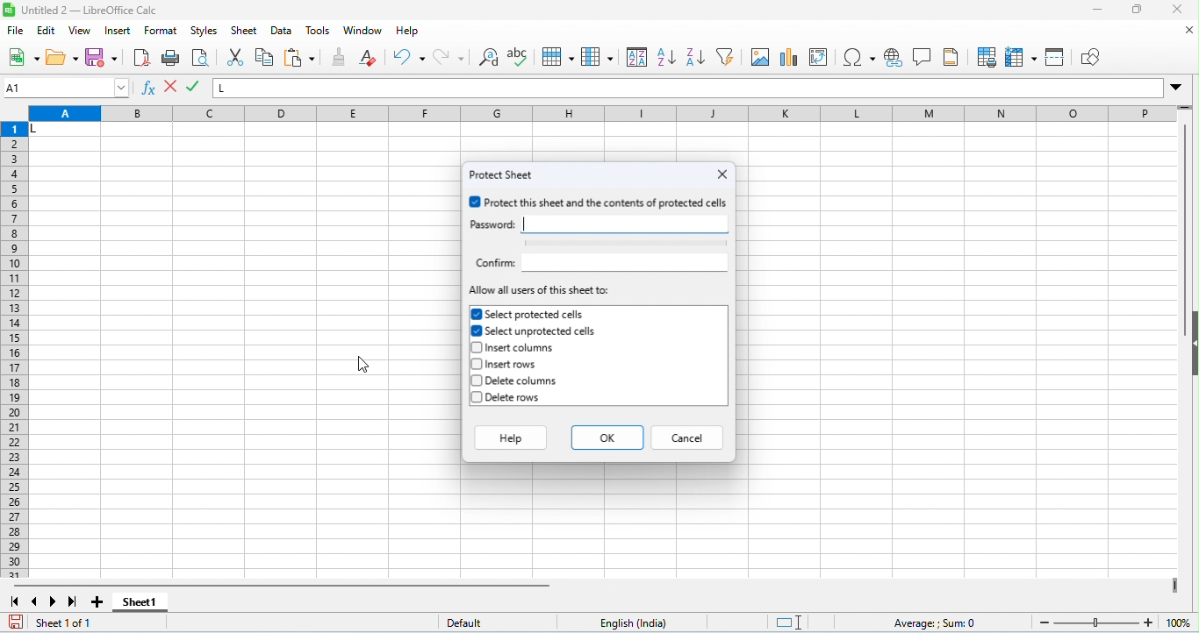  I want to click on password, so click(491, 224).